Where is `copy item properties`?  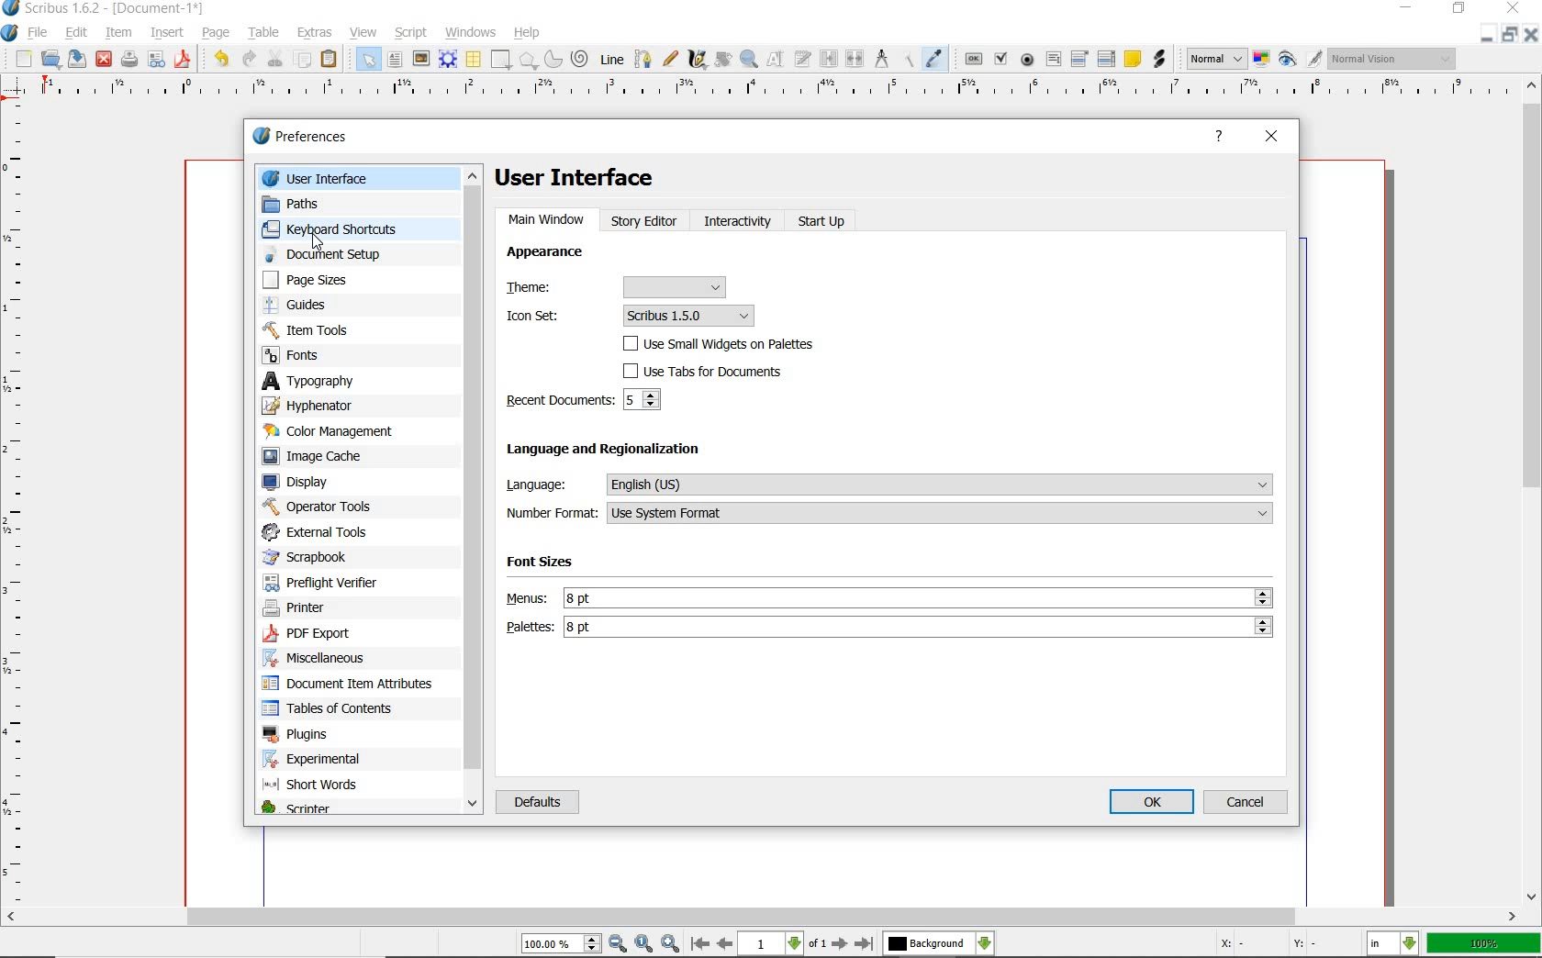 copy item properties is located at coordinates (910, 60).